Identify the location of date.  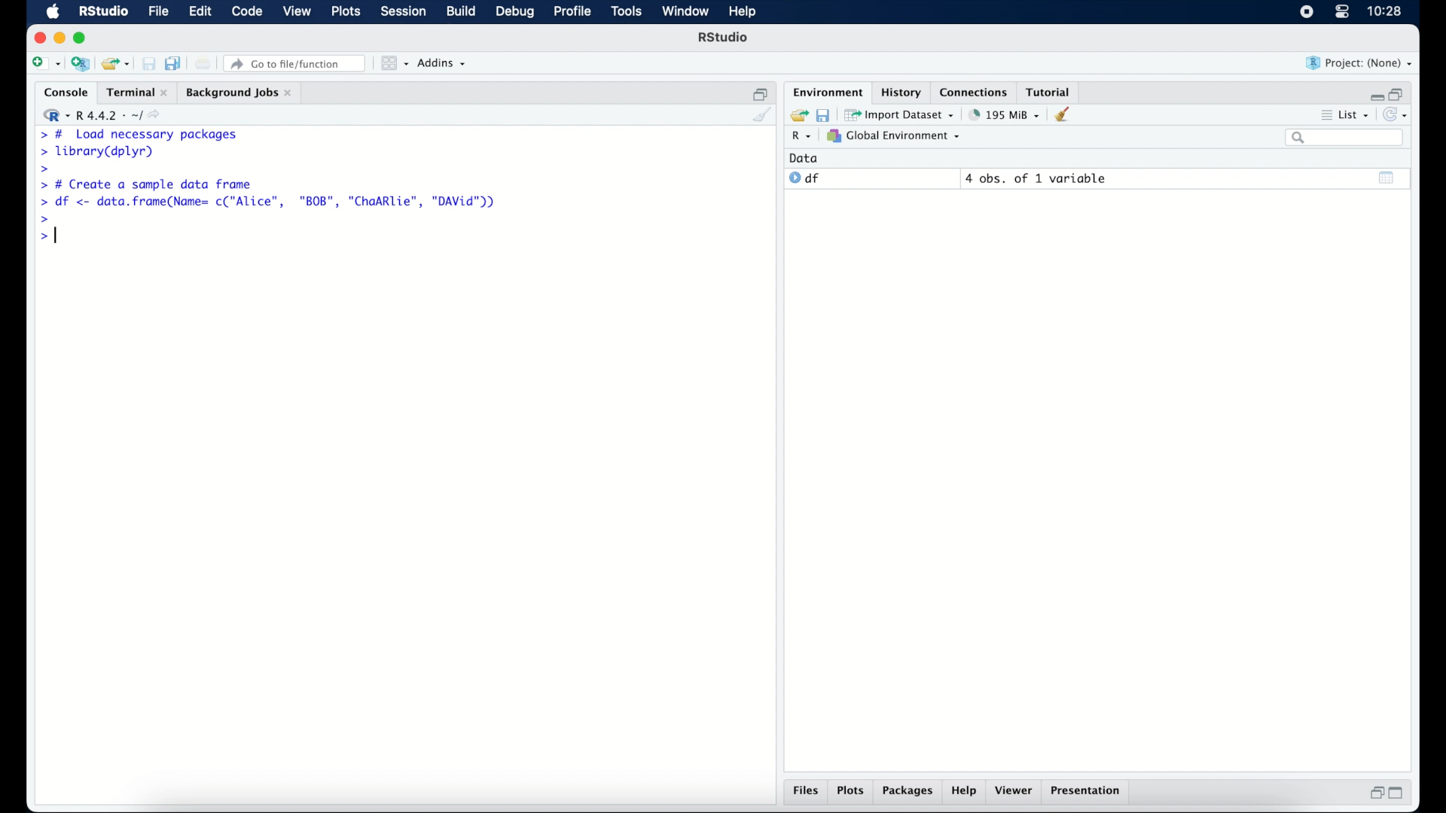
(804, 157).